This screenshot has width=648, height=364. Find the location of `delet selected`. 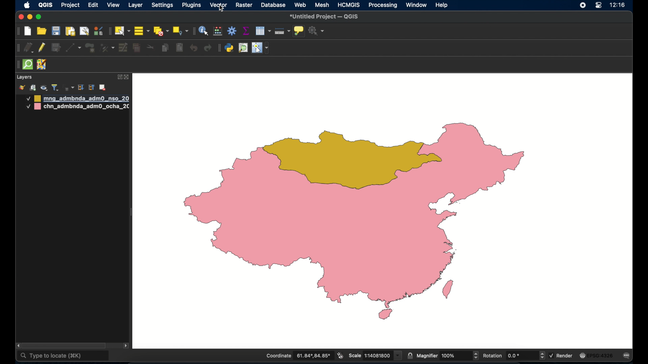

delet selected is located at coordinates (136, 48).